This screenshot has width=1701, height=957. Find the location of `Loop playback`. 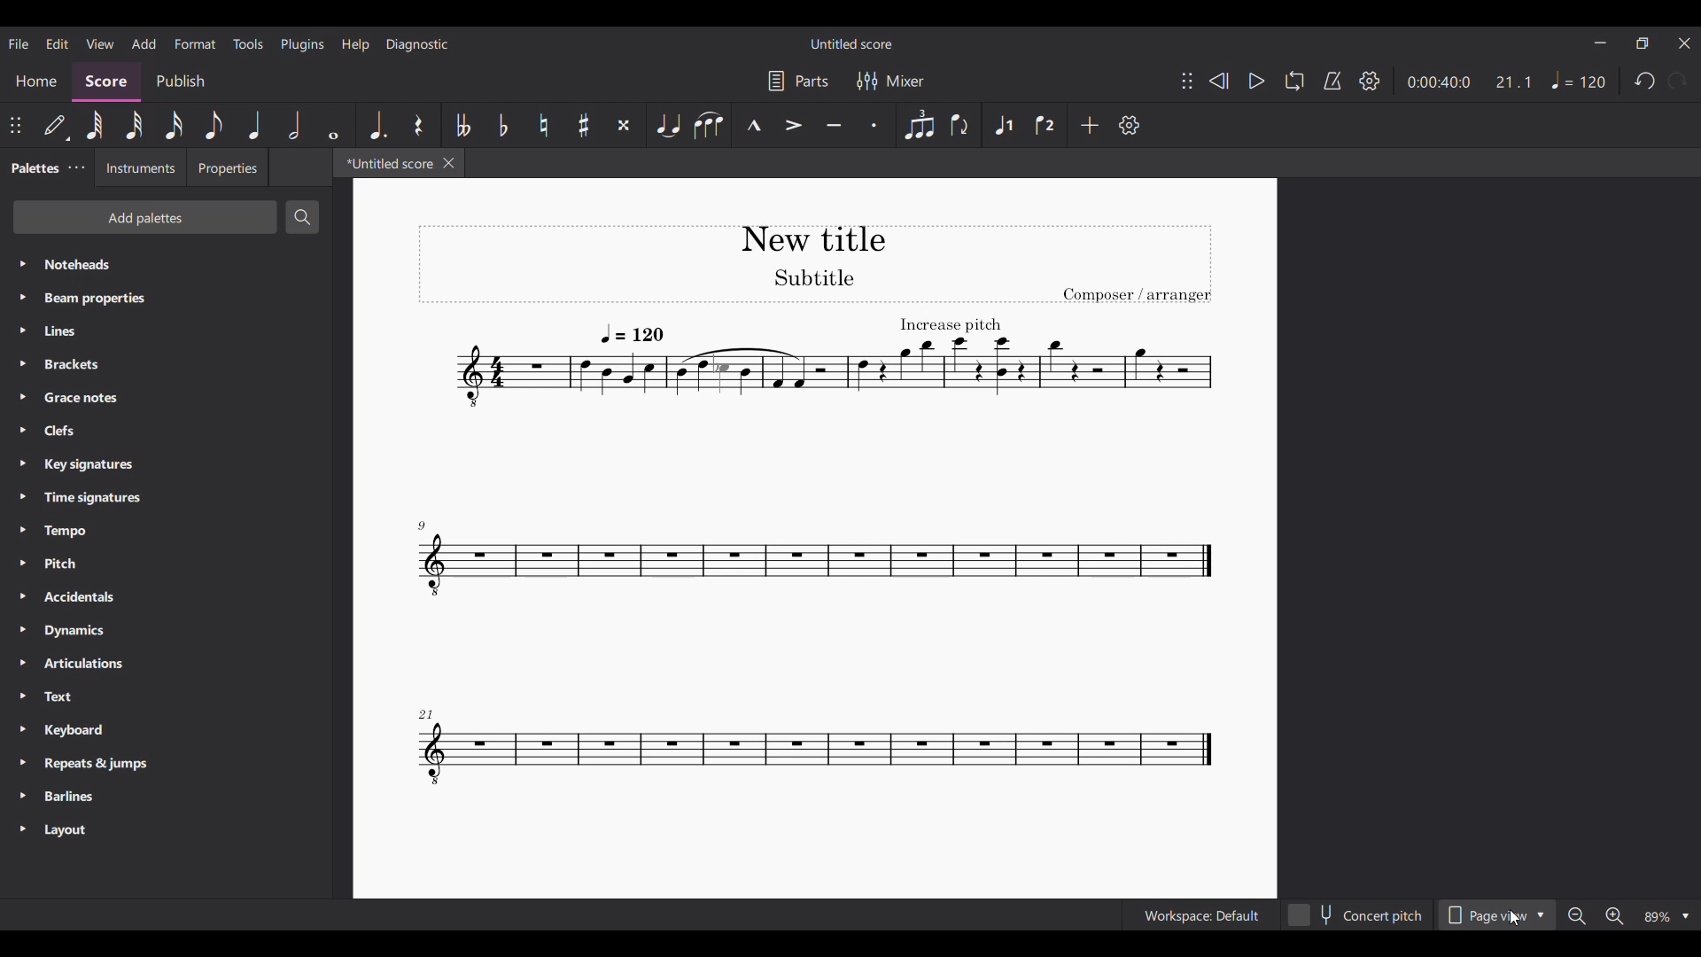

Loop playback is located at coordinates (1294, 81).